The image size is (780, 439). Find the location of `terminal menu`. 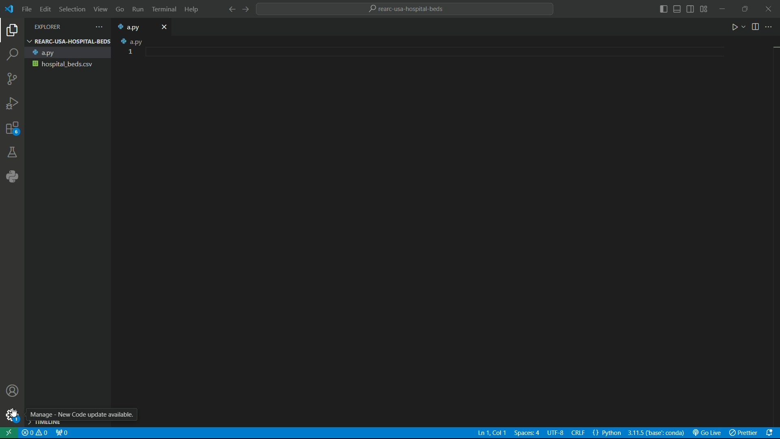

terminal menu is located at coordinates (165, 10).